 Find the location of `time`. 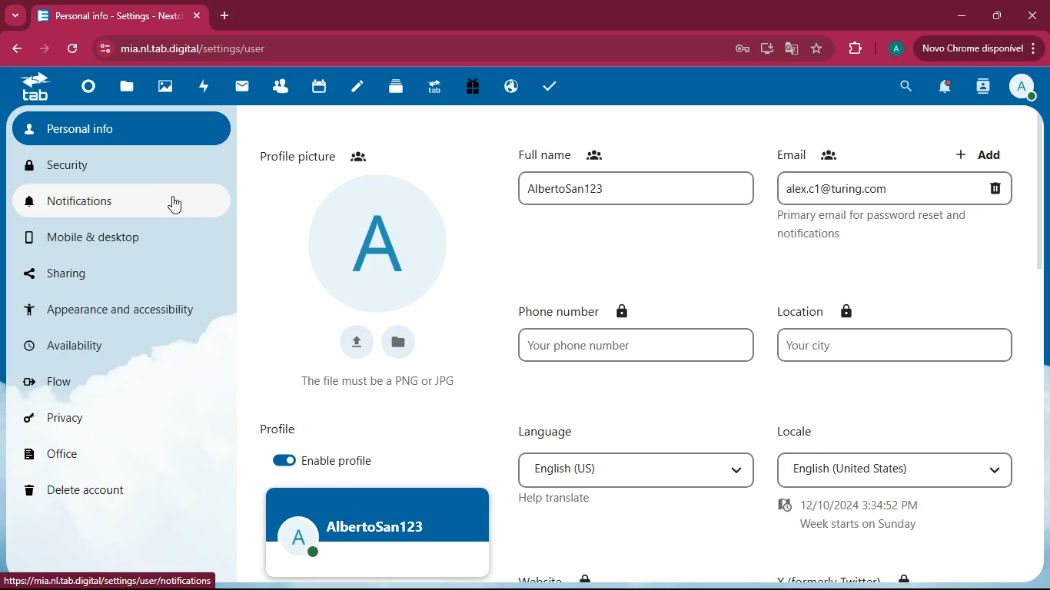

time is located at coordinates (870, 515).